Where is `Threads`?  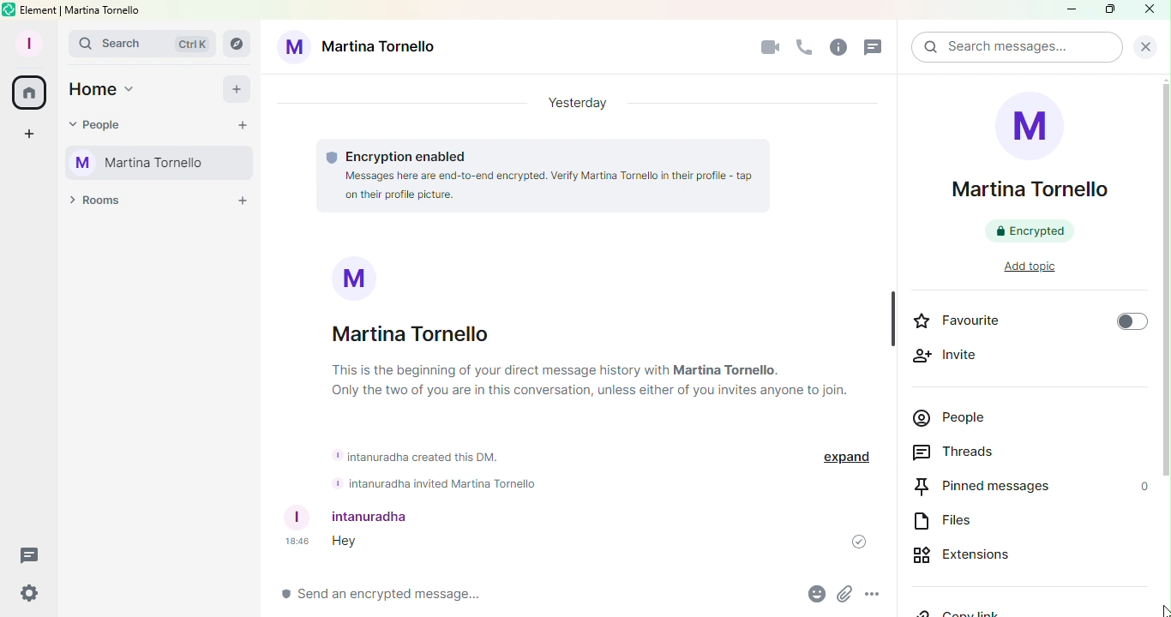
Threads is located at coordinates (947, 450).